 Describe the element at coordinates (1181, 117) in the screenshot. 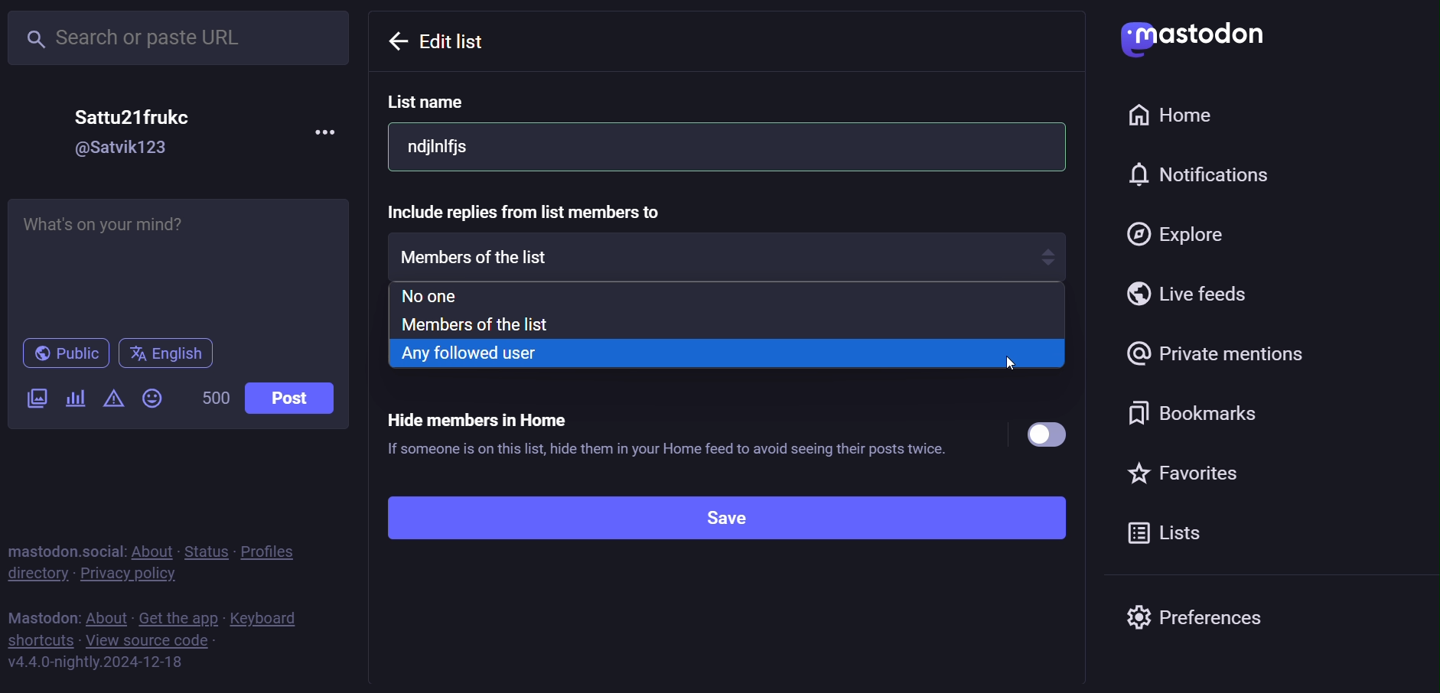

I see `home` at that location.